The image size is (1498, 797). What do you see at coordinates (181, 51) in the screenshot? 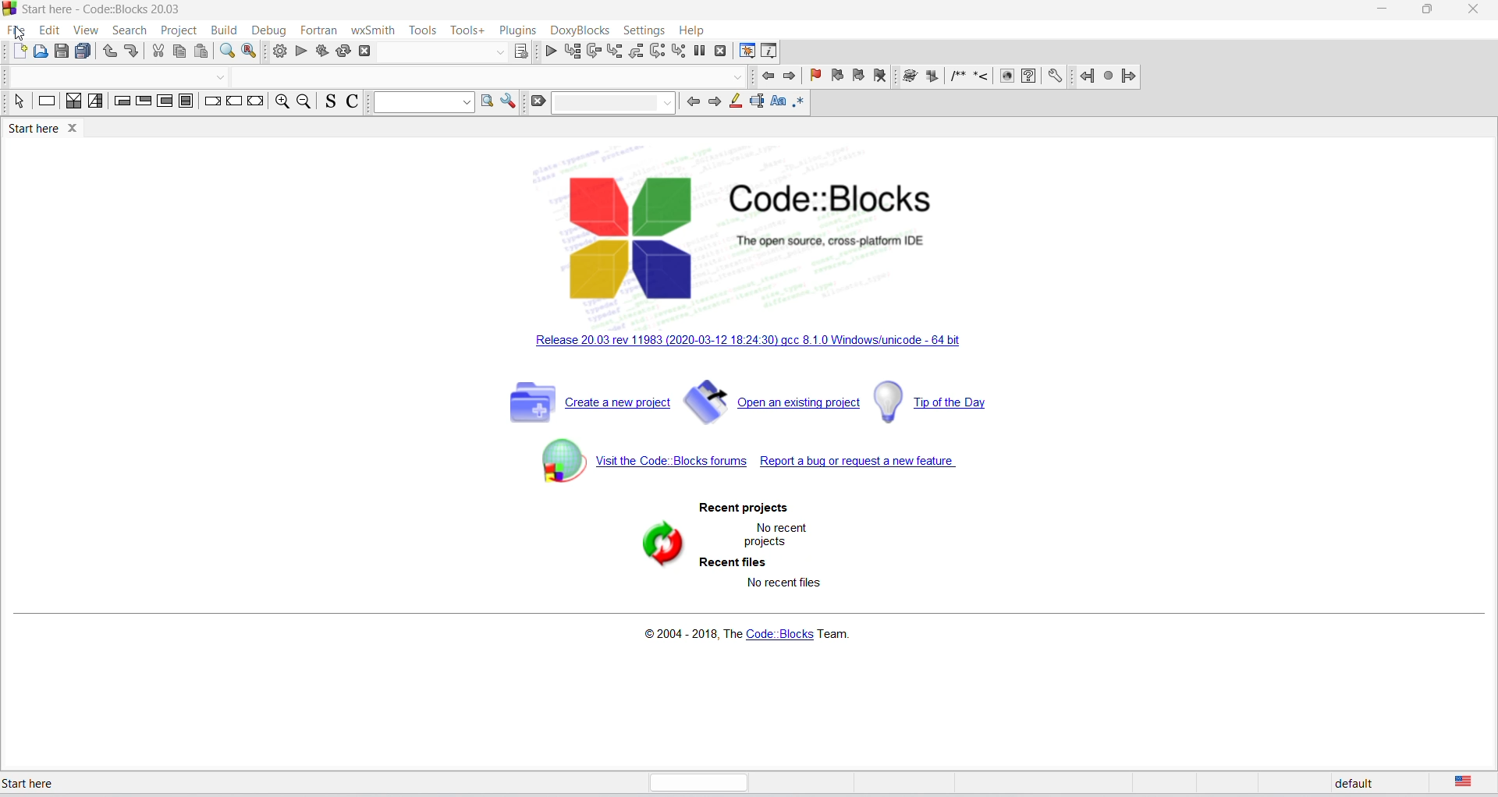
I see `copy` at bounding box center [181, 51].